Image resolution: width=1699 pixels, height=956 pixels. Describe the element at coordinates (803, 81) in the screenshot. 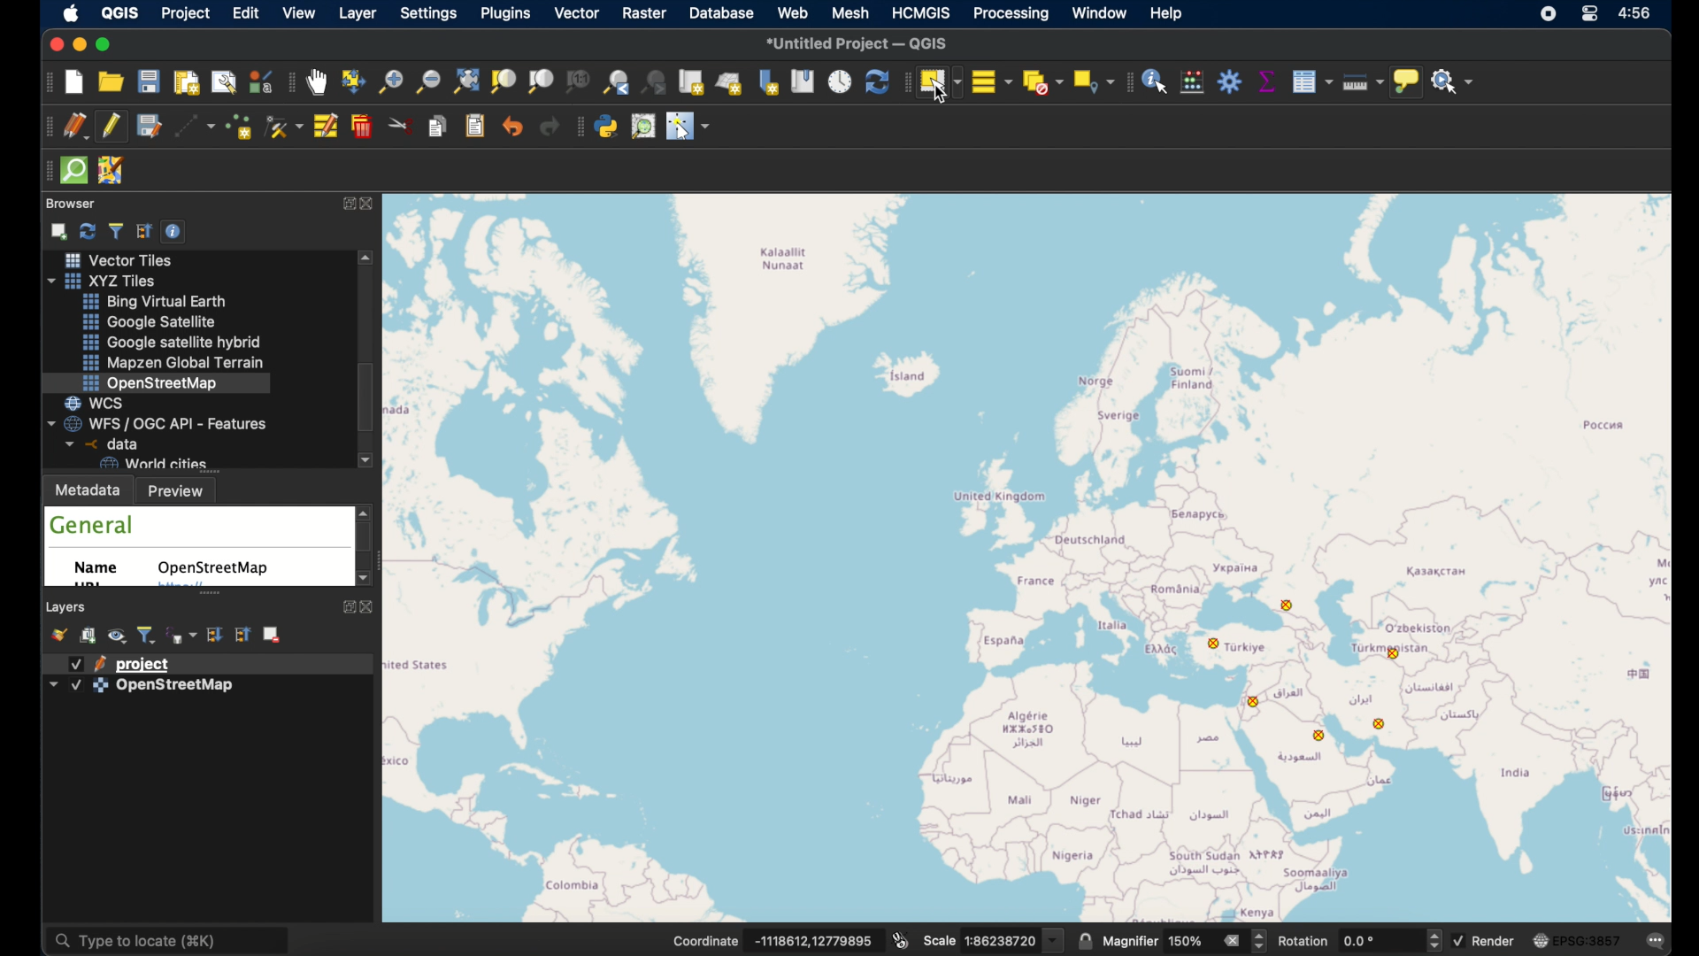

I see `show spatial bookmarks` at that location.